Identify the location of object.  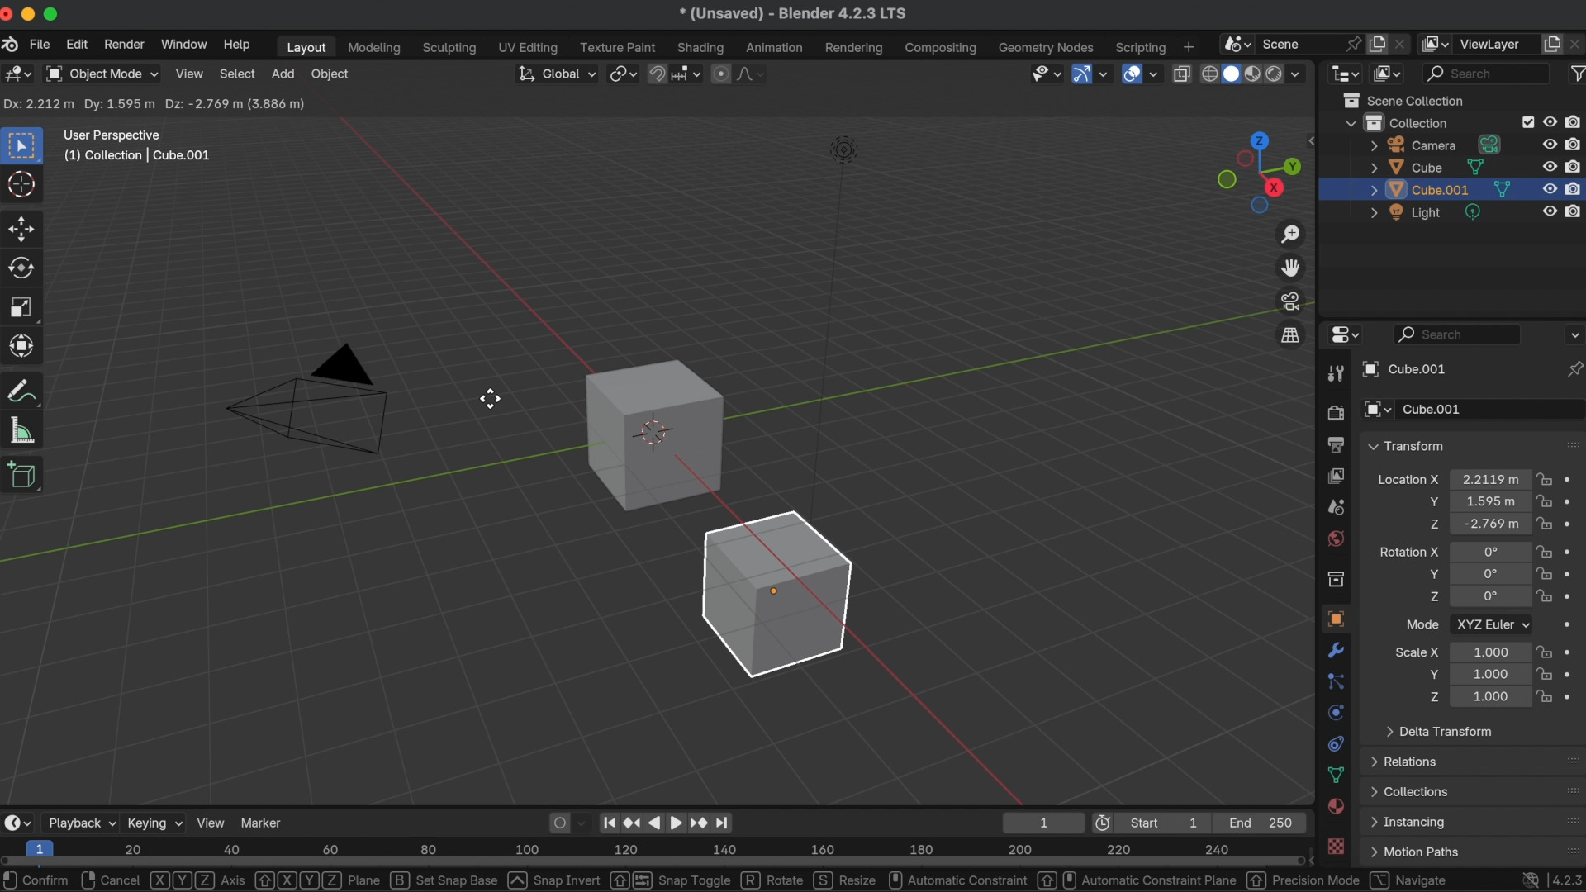
(1333, 619).